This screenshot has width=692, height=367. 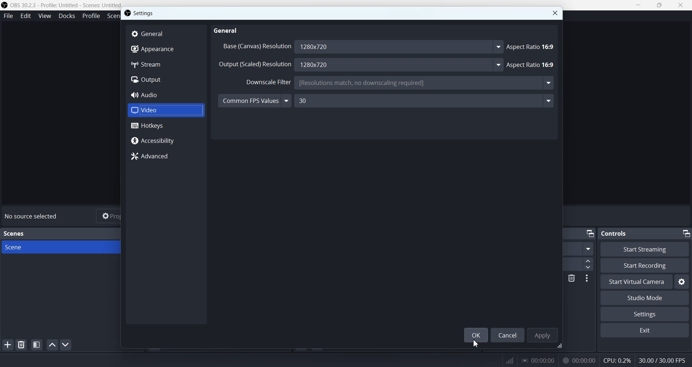 I want to click on Common FPS Values 30, so click(x=386, y=102).